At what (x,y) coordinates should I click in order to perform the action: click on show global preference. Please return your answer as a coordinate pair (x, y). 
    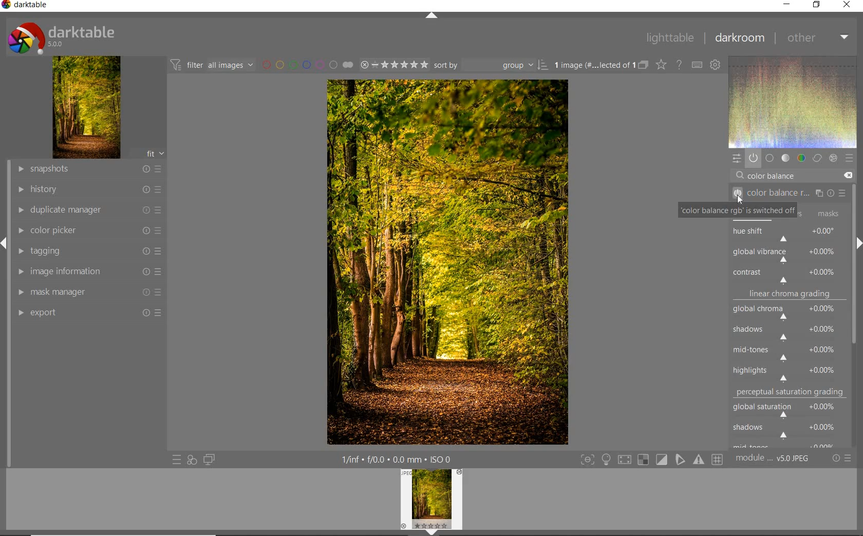
    Looking at the image, I should click on (716, 66).